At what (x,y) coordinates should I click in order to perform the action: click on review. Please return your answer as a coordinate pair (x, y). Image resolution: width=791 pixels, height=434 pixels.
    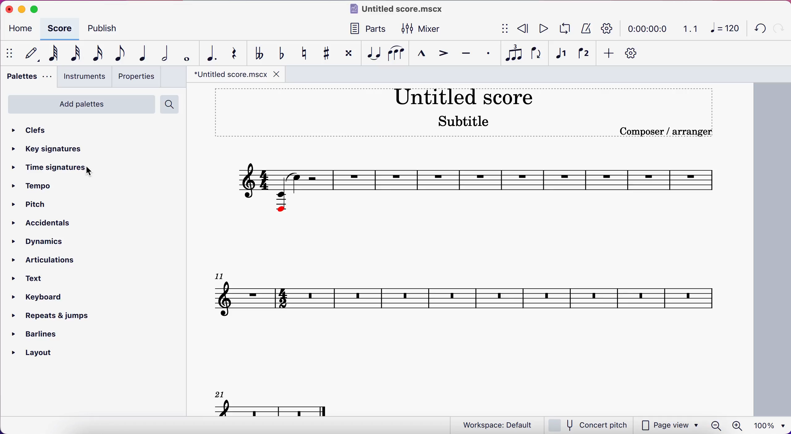
    Looking at the image, I should click on (525, 28).